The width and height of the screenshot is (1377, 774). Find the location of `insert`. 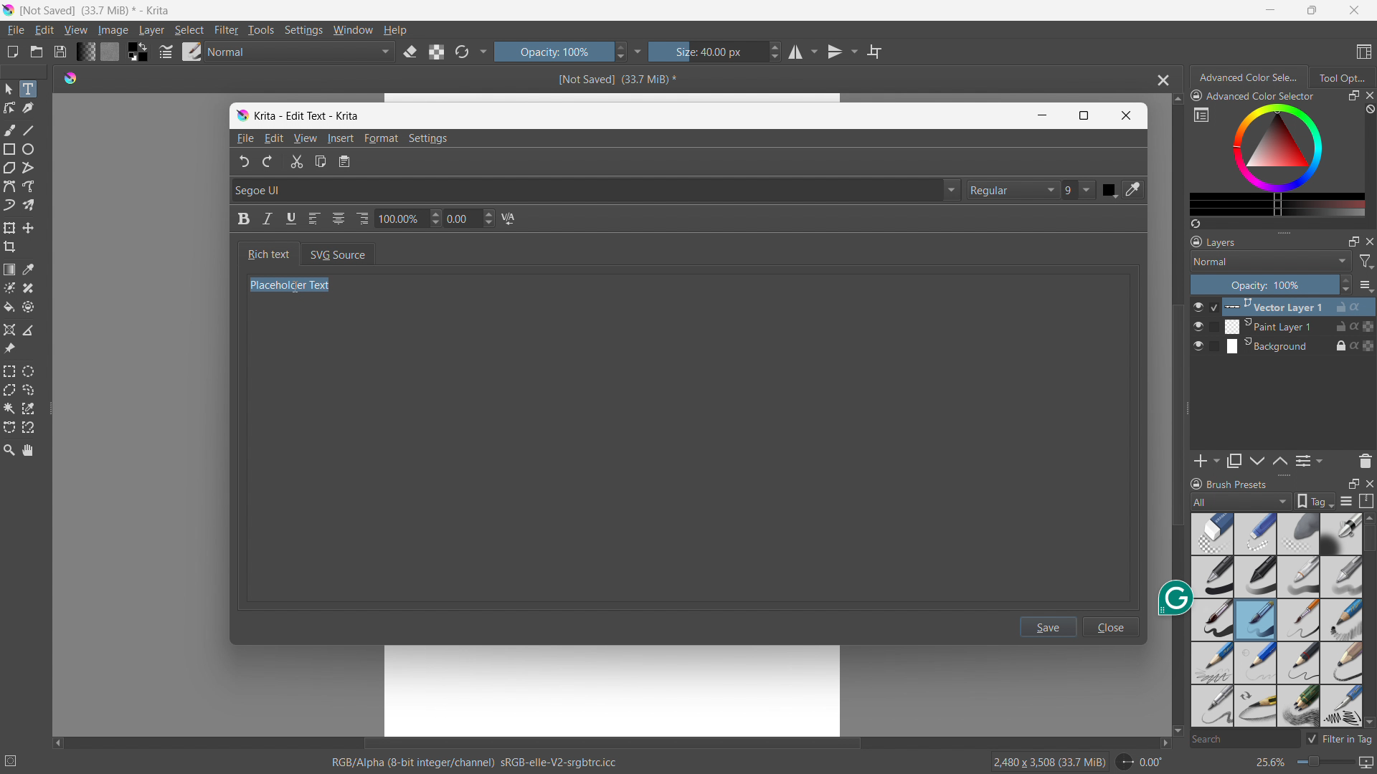

insert is located at coordinates (340, 138).